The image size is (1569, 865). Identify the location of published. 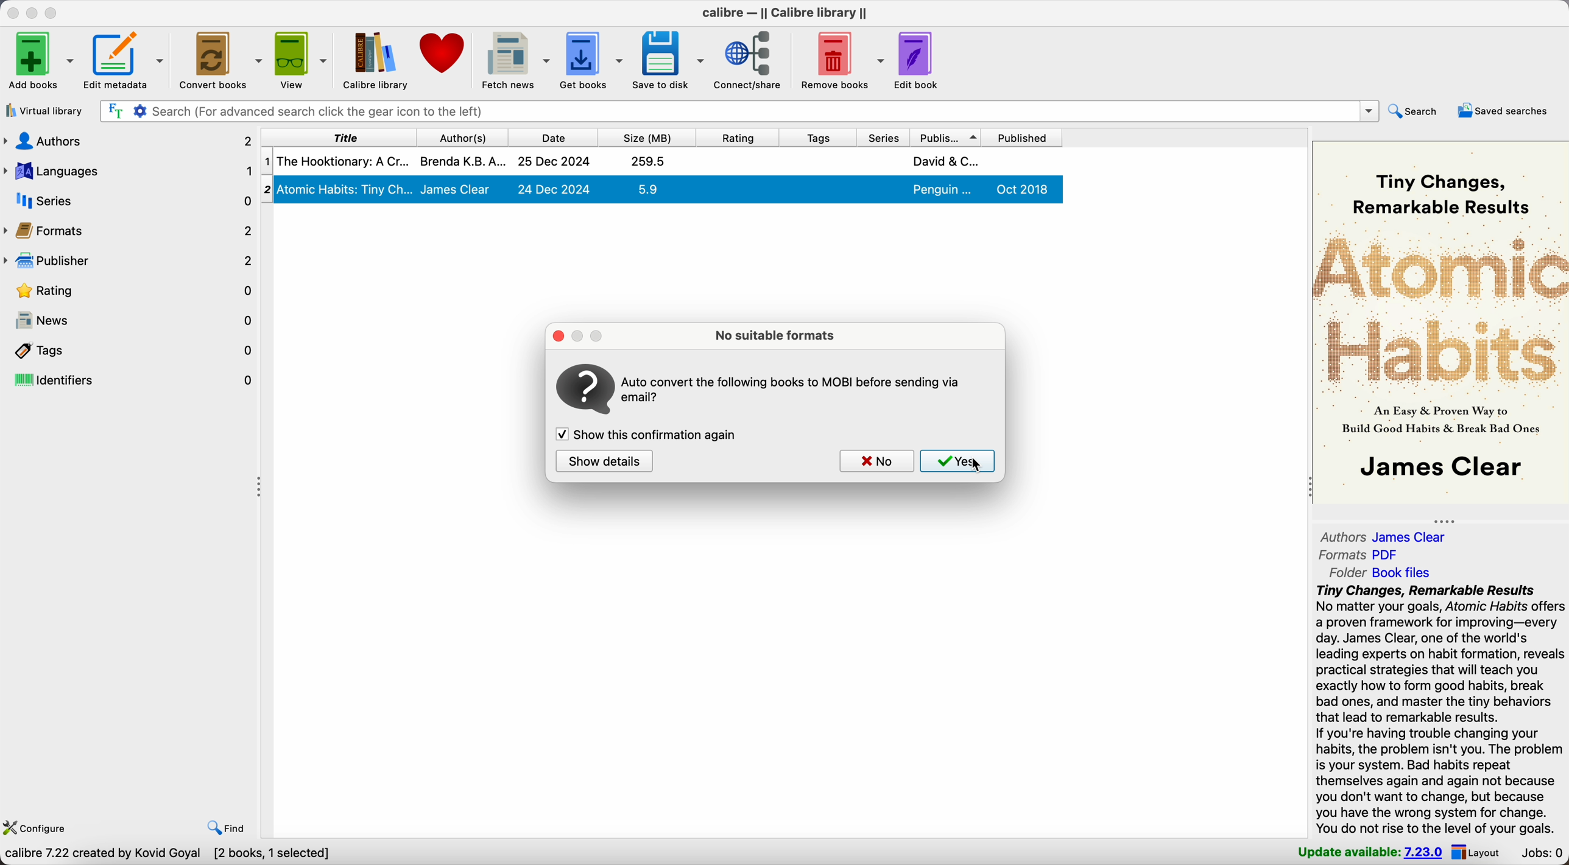
(1027, 136).